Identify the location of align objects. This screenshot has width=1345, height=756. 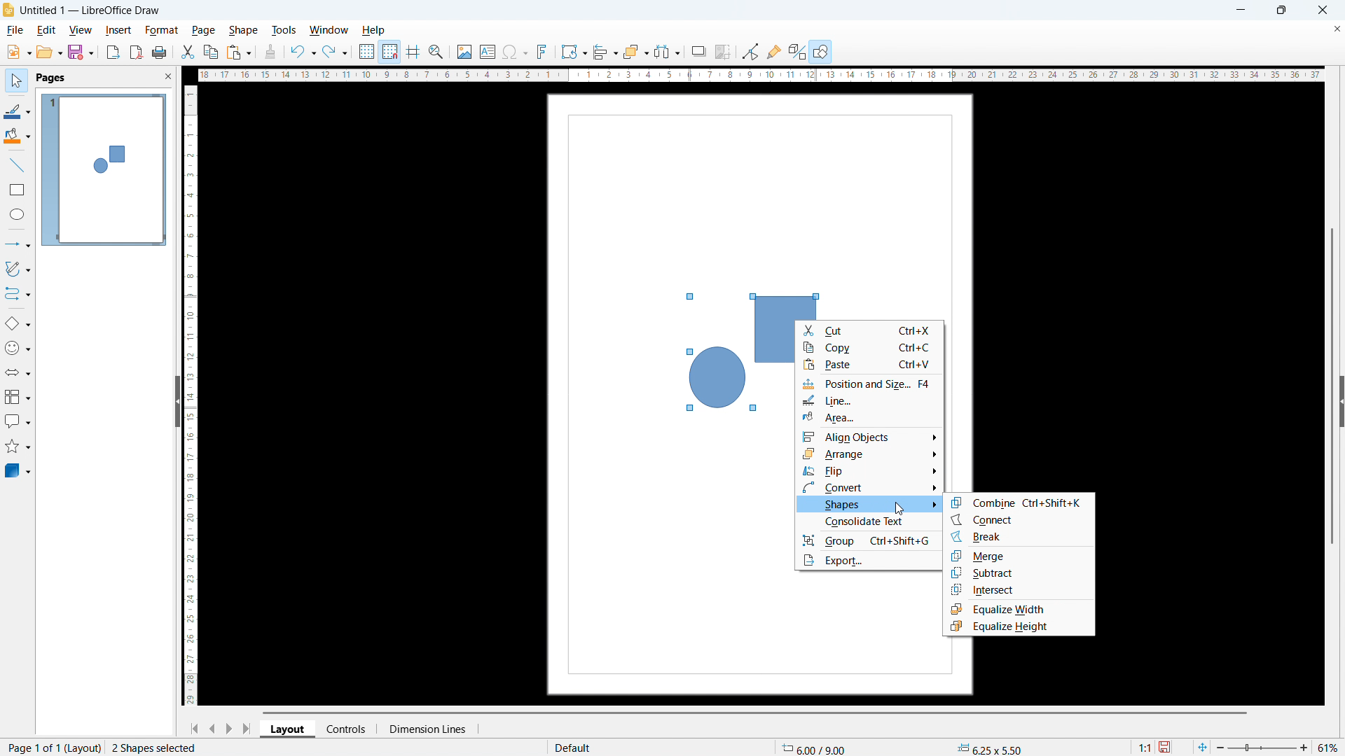
(870, 436).